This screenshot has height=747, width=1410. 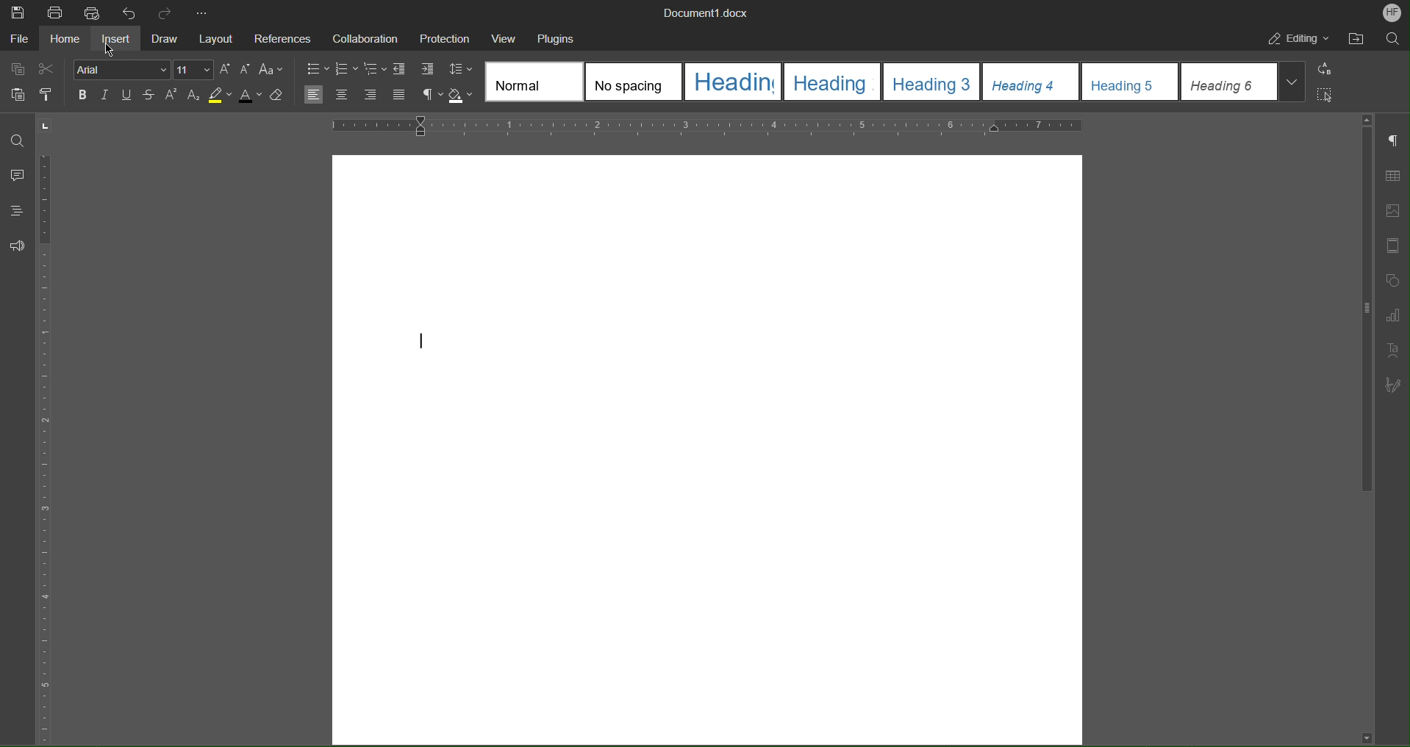 I want to click on Header/Footer, so click(x=1392, y=245).